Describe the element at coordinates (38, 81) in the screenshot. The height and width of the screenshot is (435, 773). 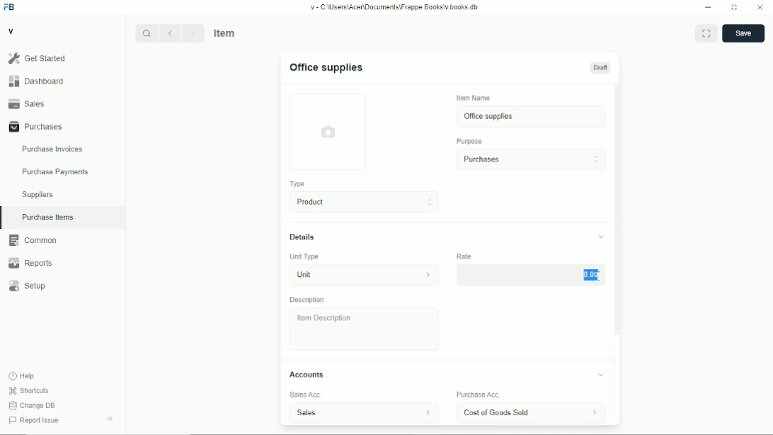
I see `dashboard` at that location.